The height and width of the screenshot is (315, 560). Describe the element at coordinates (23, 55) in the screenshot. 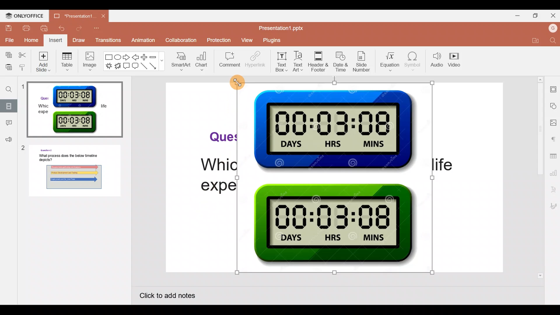

I see `Cut` at that location.